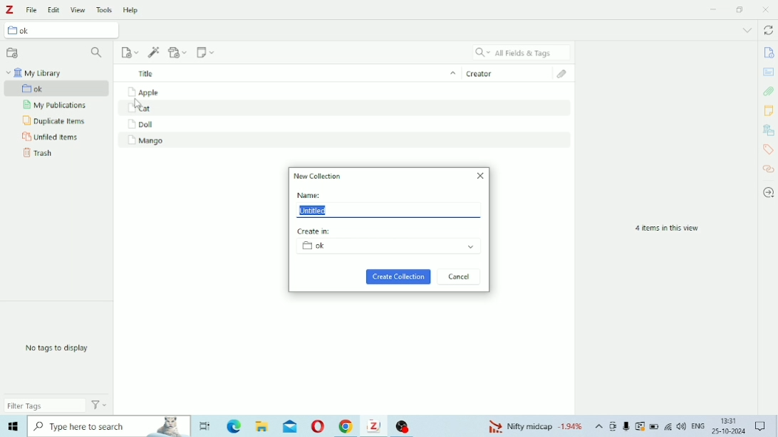 The width and height of the screenshot is (778, 437). Describe the element at coordinates (179, 52) in the screenshot. I see `Add Attachment` at that location.